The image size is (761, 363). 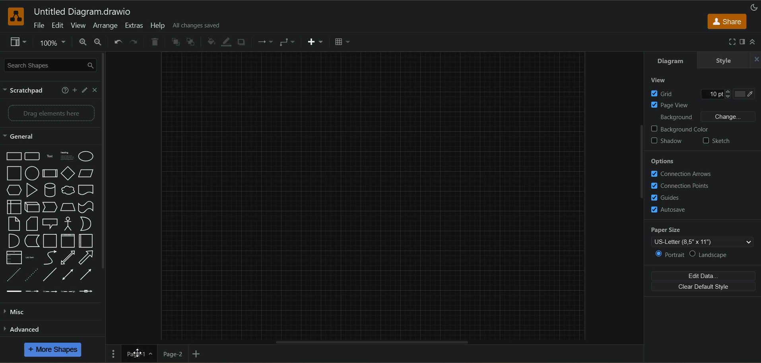 What do you see at coordinates (727, 22) in the screenshot?
I see `share` at bounding box center [727, 22].